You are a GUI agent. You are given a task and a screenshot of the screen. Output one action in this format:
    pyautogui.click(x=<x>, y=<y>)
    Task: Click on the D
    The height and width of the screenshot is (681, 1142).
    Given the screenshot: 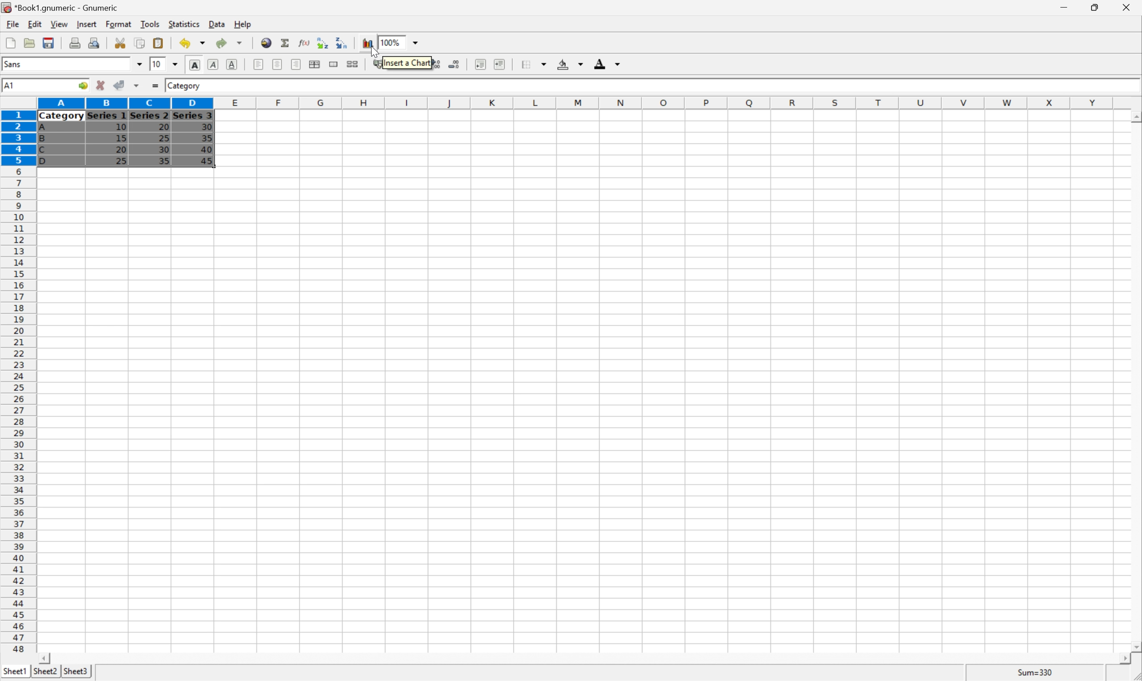 What is the action you would take?
    pyautogui.click(x=47, y=161)
    